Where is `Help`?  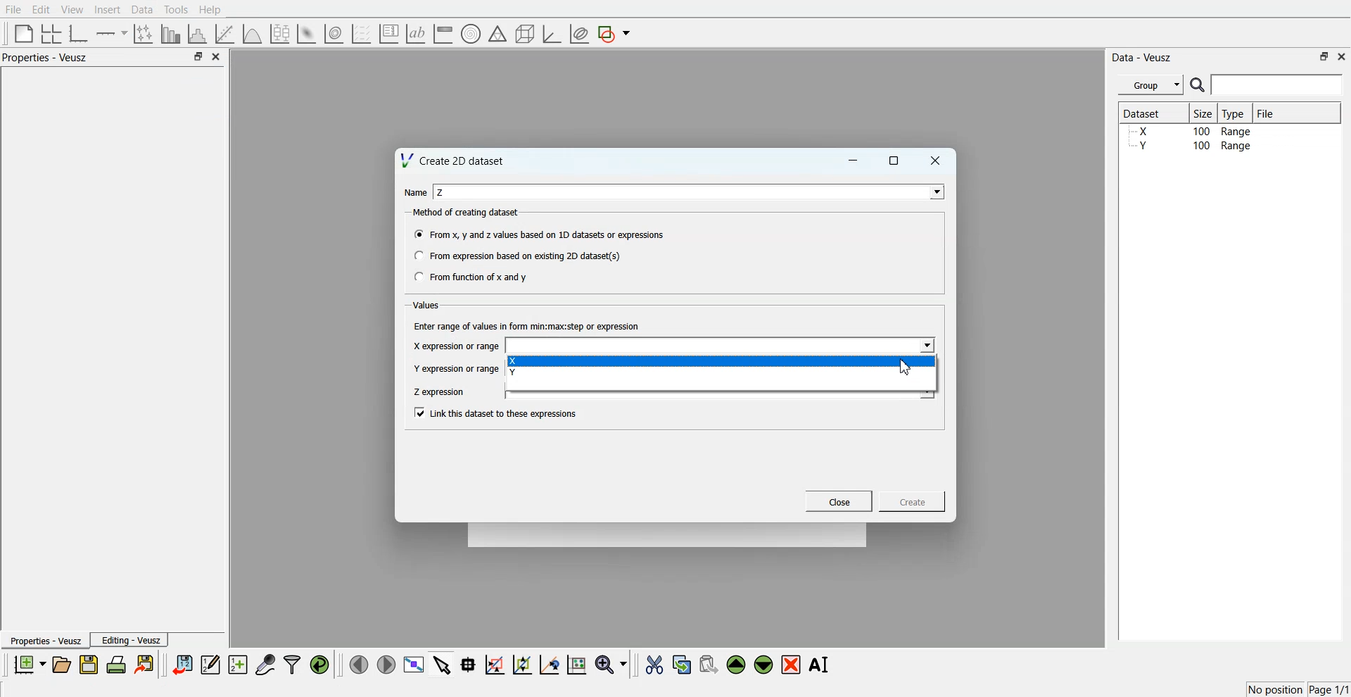
Help is located at coordinates (210, 10).